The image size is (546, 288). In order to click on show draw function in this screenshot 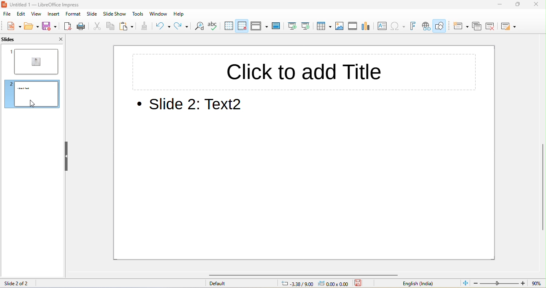, I will do `click(442, 25)`.